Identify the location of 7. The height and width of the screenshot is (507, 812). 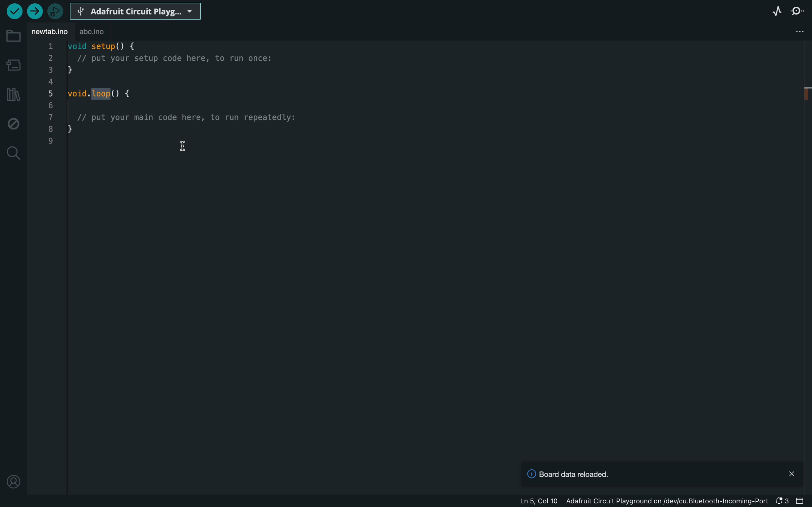
(50, 117).